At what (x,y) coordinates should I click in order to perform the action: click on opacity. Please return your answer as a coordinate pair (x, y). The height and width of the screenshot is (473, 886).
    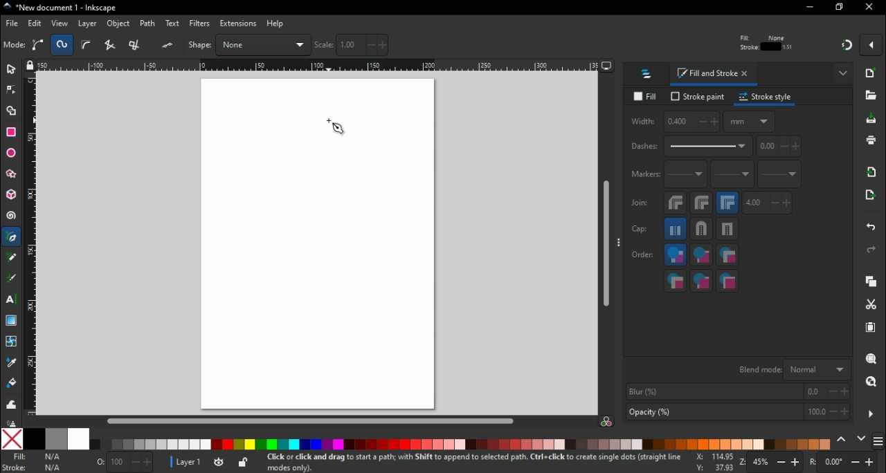
    Looking at the image, I should click on (124, 461).